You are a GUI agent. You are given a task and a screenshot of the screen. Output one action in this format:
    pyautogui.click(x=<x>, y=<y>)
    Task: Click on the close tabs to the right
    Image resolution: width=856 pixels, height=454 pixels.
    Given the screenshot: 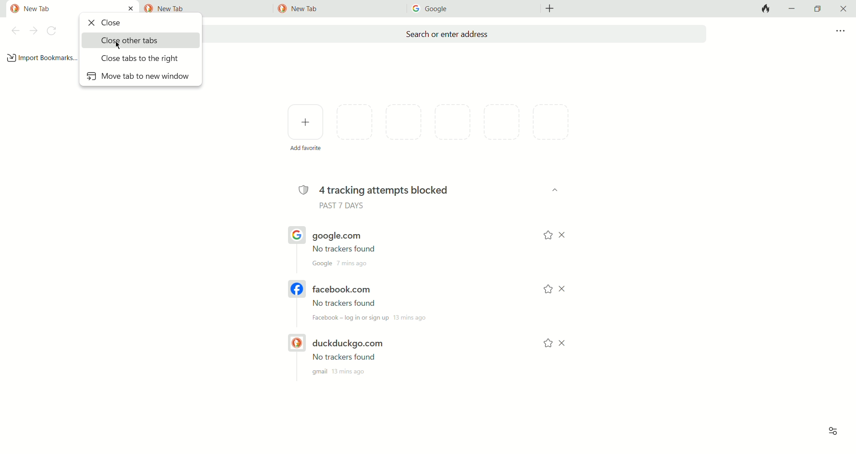 What is the action you would take?
    pyautogui.click(x=140, y=58)
    